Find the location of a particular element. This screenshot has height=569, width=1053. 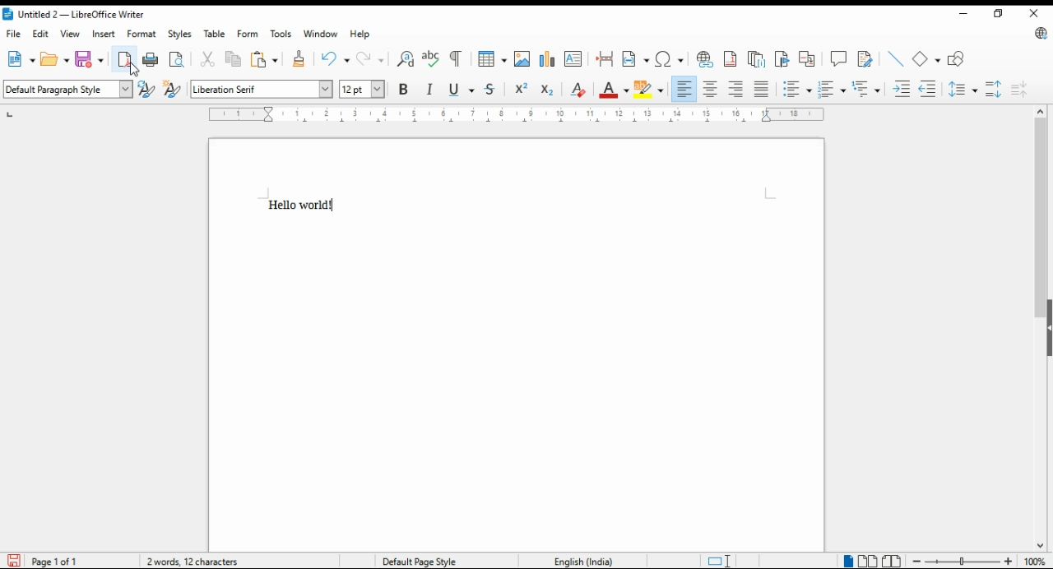

justified is located at coordinates (763, 90).